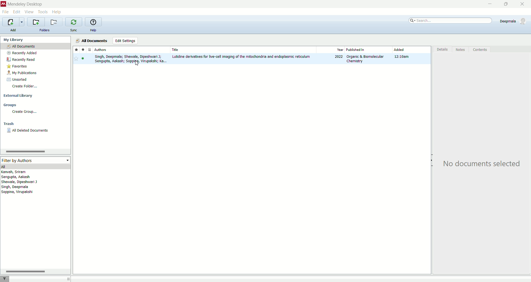  I want to click on scroll bar, so click(35, 271).